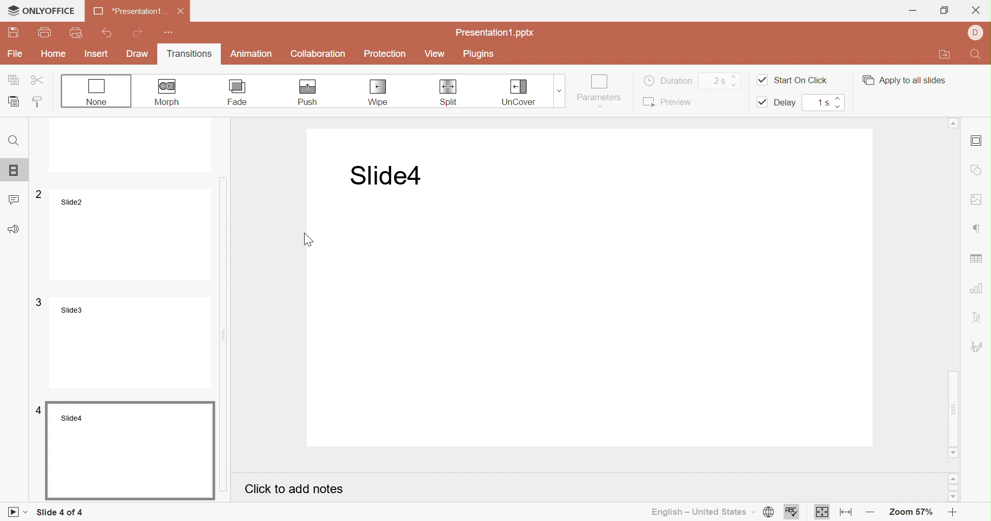 This screenshot has height=521, width=991. I want to click on Insert image, so click(978, 200).